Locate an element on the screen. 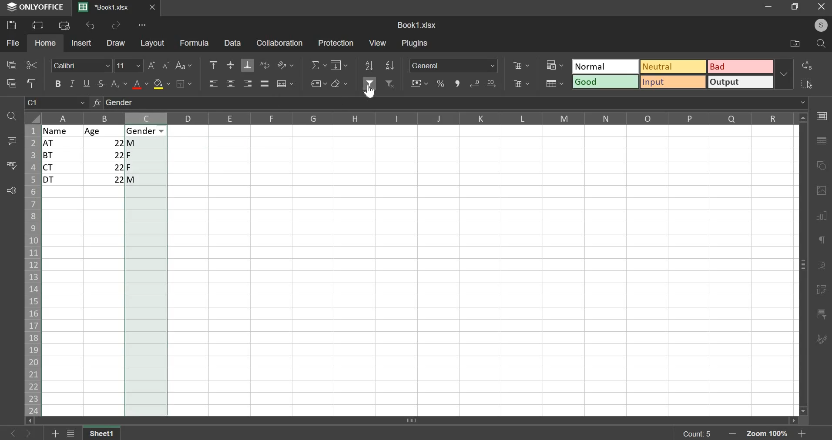  find is located at coordinates (13, 117).